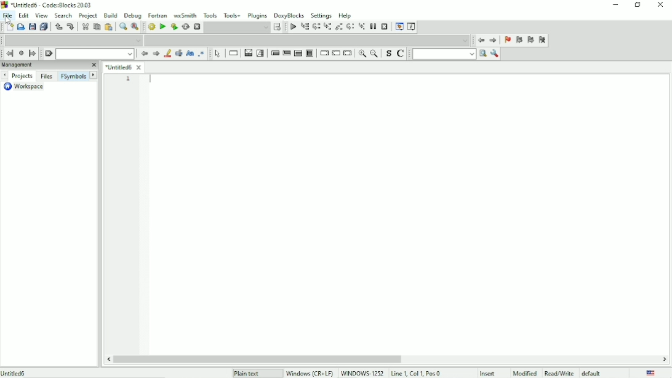  What do you see at coordinates (363, 54) in the screenshot?
I see `Zoom in` at bounding box center [363, 54].